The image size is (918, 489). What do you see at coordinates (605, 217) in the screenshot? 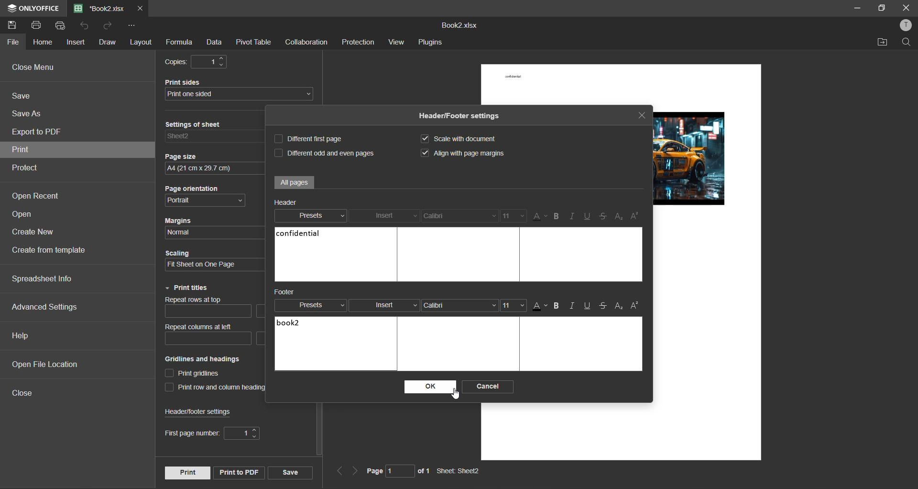
I see `strikethrough` at bounding box center [605, 217].